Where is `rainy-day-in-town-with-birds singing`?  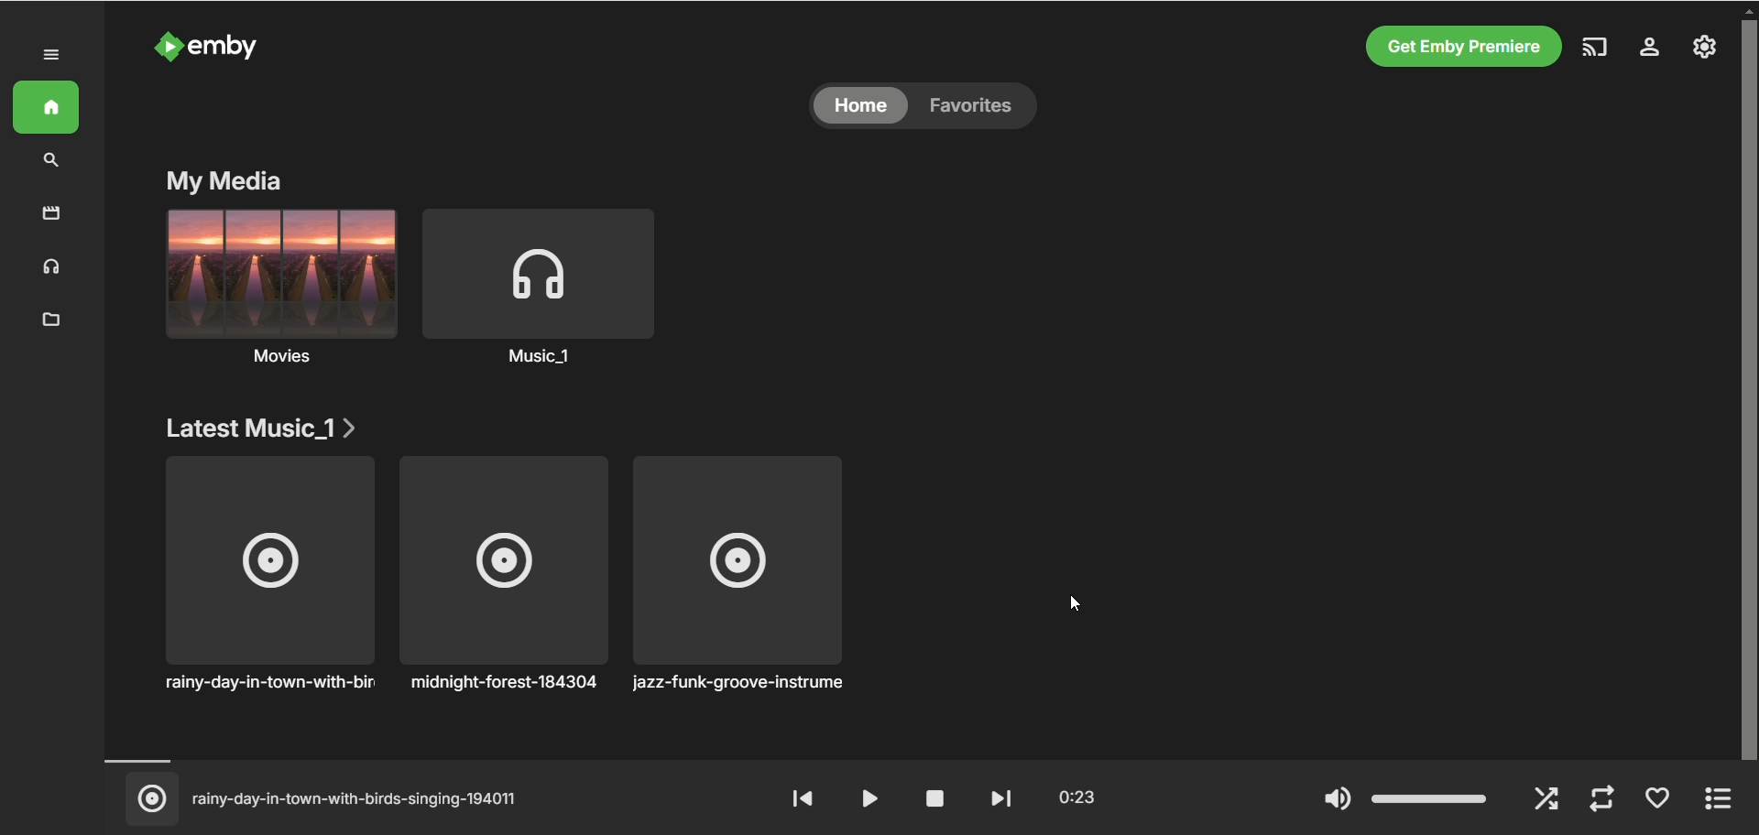
rainy-day-in-town-with-birds singing is located at coordinates (262, 573).